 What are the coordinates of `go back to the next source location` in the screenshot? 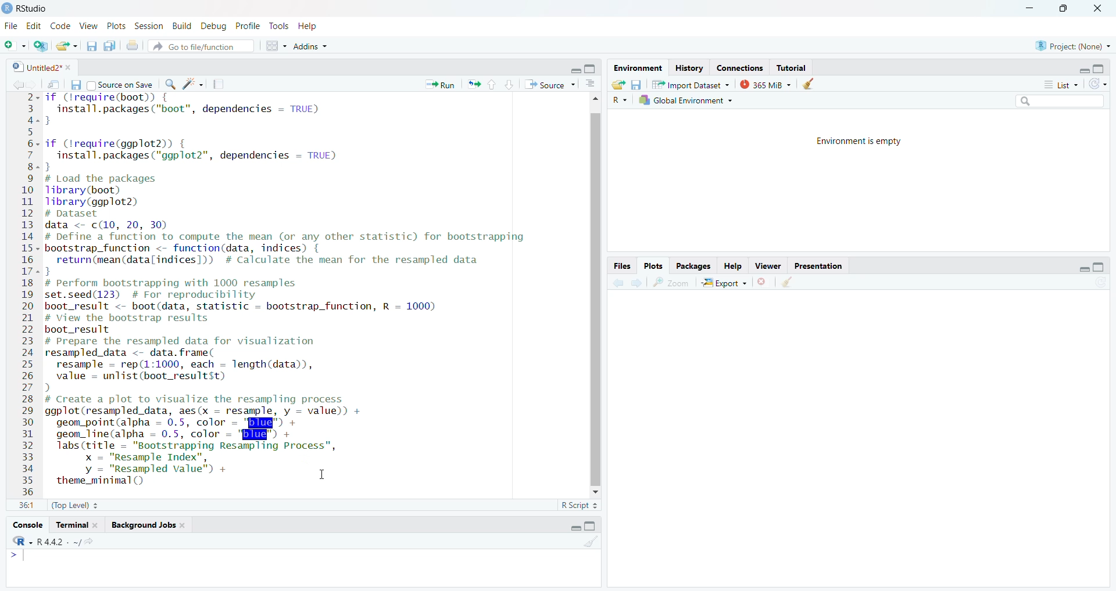 It's located at (34, 84).